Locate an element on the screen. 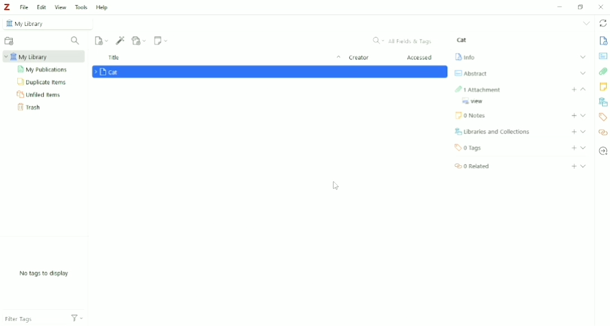 The width and height of the screenshot is (610, 326). Notes is located at coordinates (603, 87).